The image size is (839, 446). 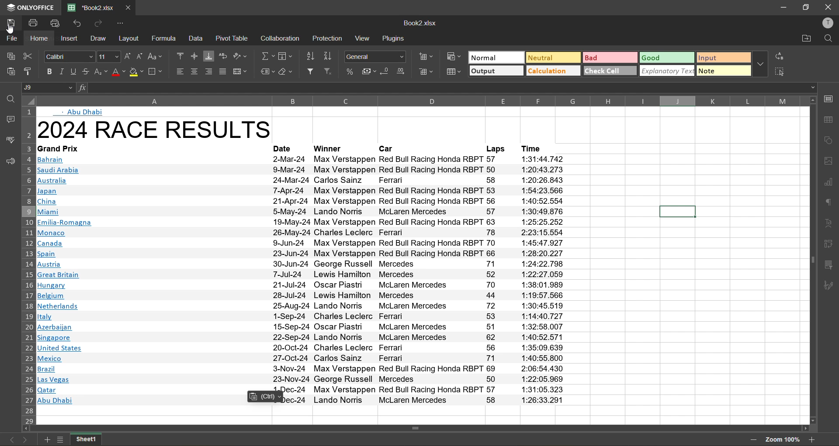 I want to click on field, so click(x=286, y=57).